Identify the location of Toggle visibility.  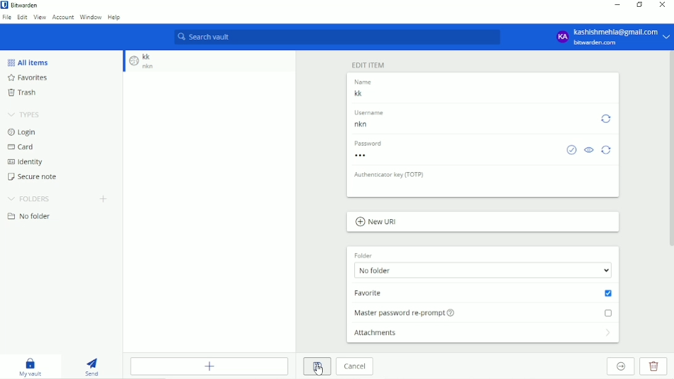
(590, 150).